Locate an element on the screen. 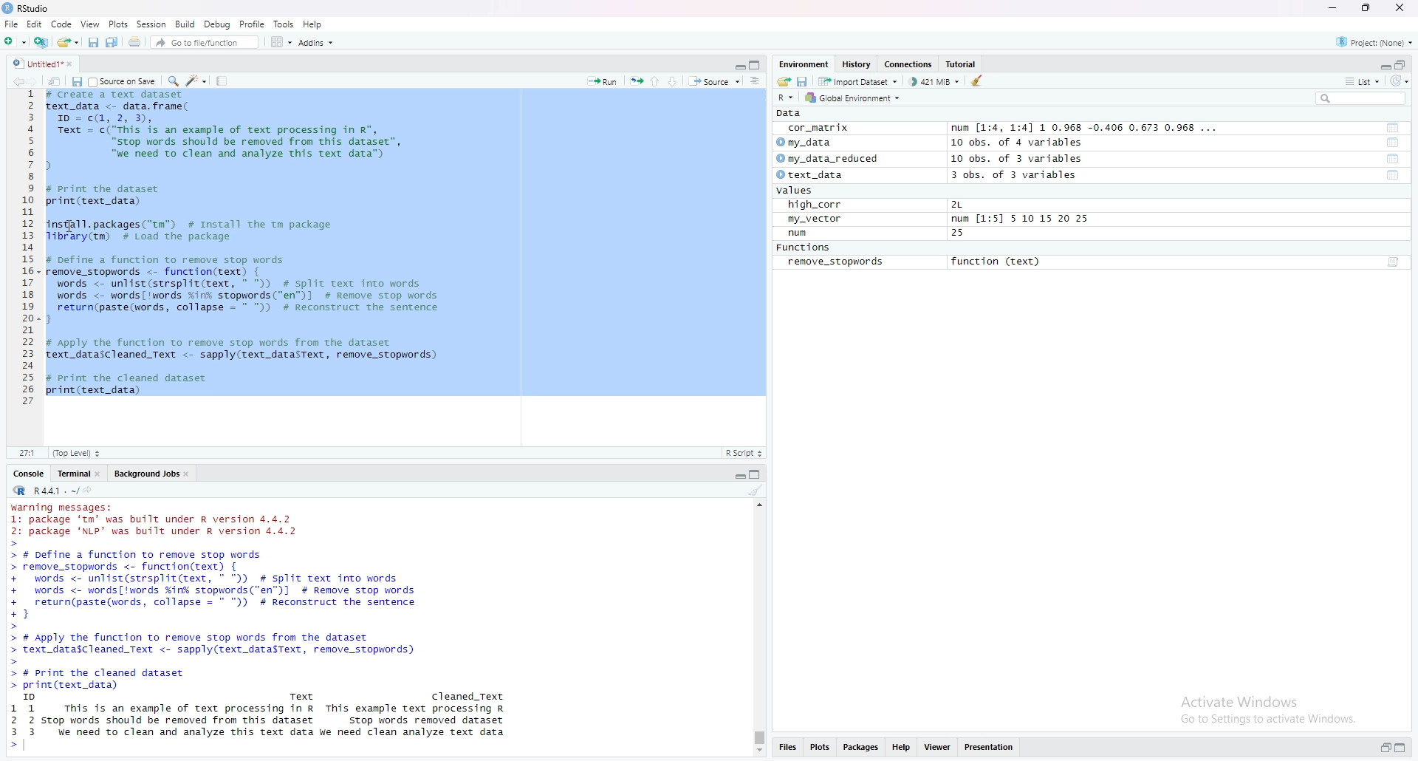  presentation is located at coordinates (992, 747).